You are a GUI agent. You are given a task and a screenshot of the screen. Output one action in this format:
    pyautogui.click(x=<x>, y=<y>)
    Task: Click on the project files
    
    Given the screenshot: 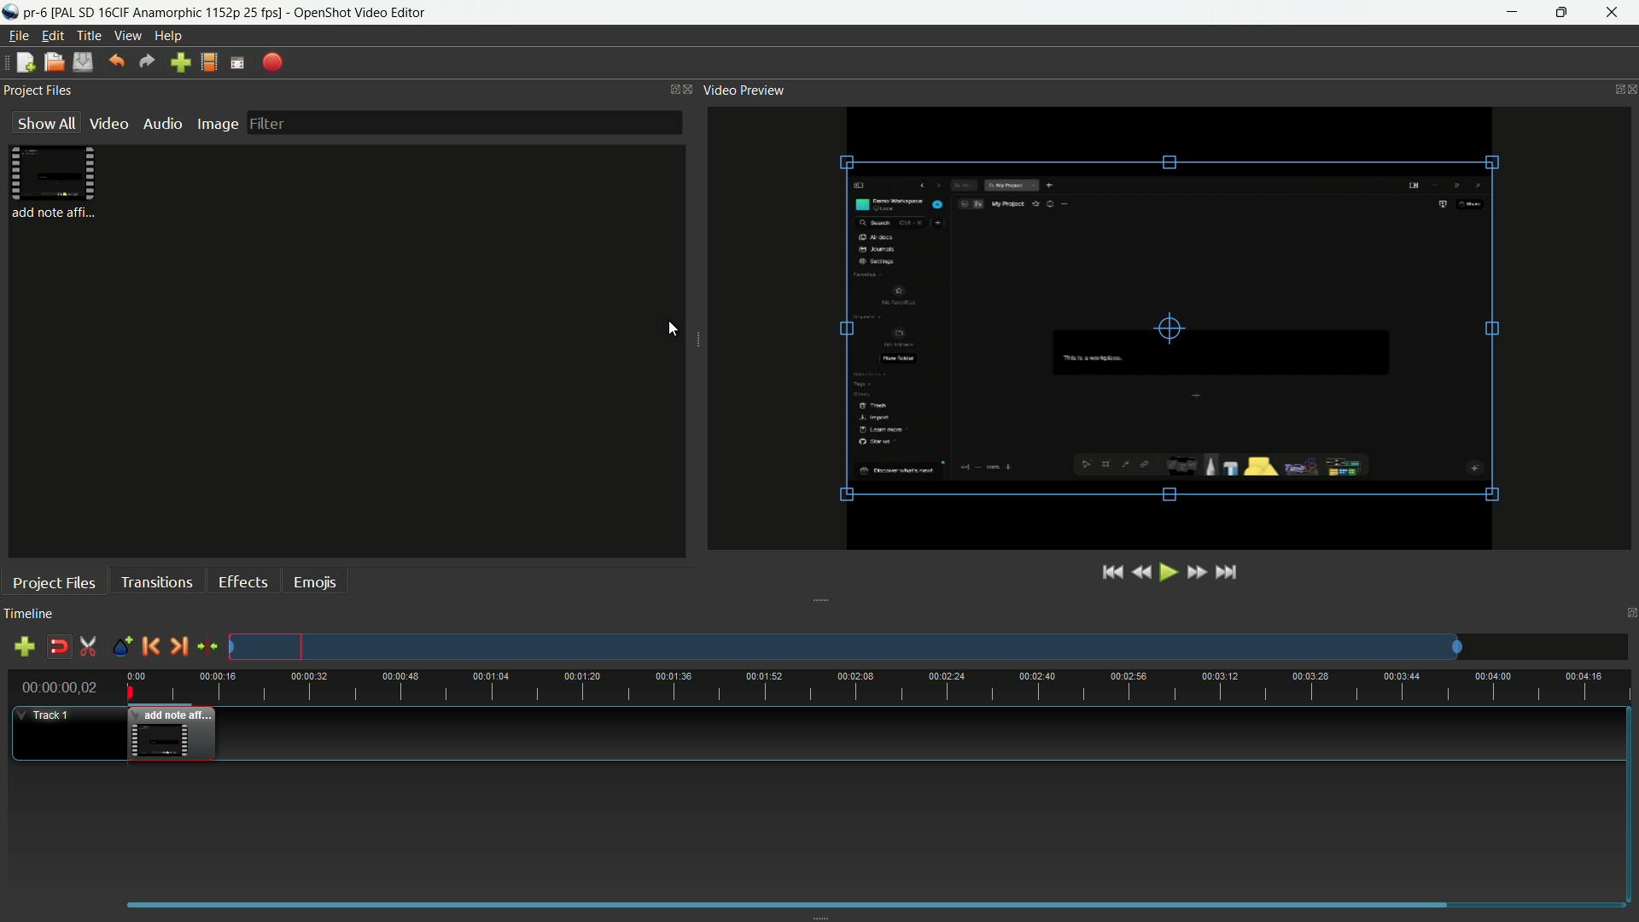 What is the action you would take?
    pyautogui.click(x=38, y=90)
    